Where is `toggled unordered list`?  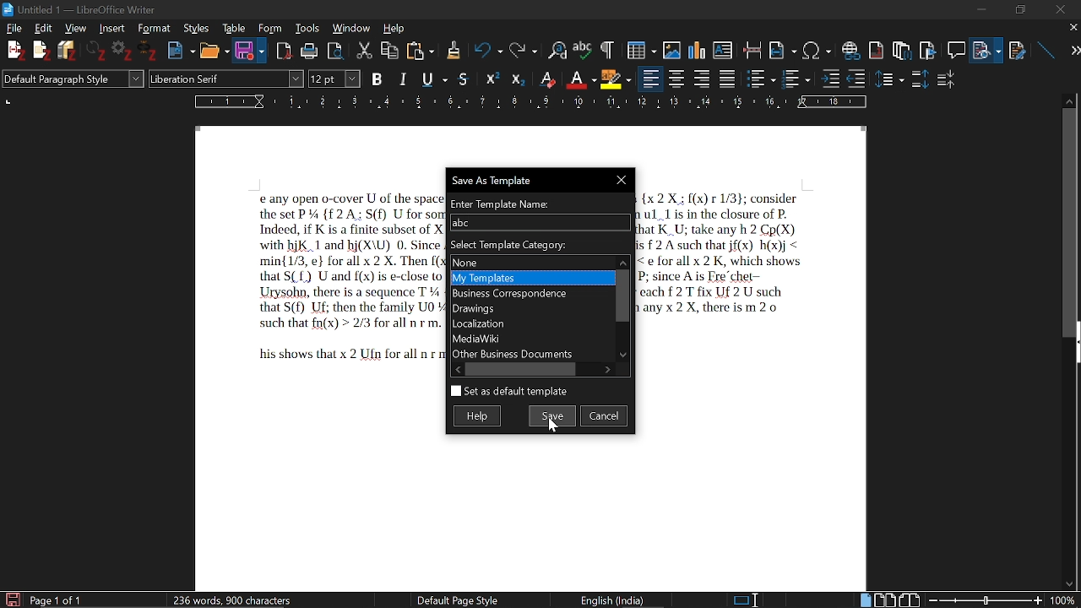
toggled unordered list is located at coordinates (761, 79).